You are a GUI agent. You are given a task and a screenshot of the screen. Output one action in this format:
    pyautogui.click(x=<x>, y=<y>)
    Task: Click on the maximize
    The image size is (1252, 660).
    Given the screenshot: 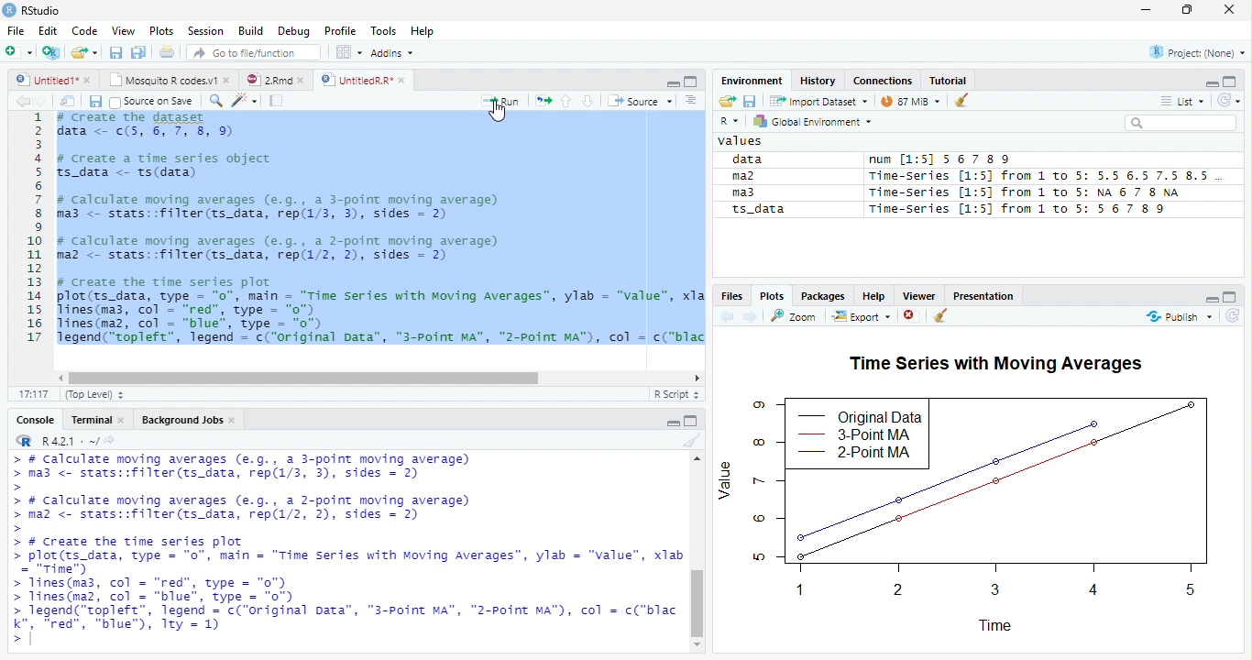 What is the action you would take?
    pyautogui.click(x=1187, y=10)
    